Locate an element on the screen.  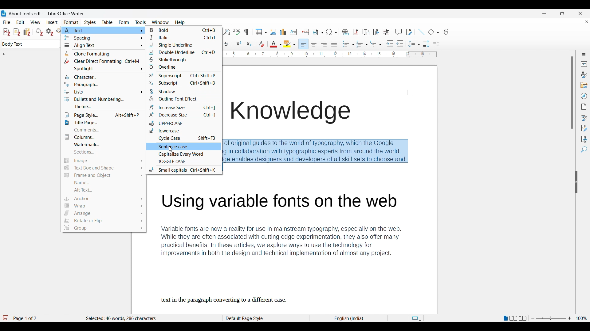
Uppercase is located at coordinates (175, 124).